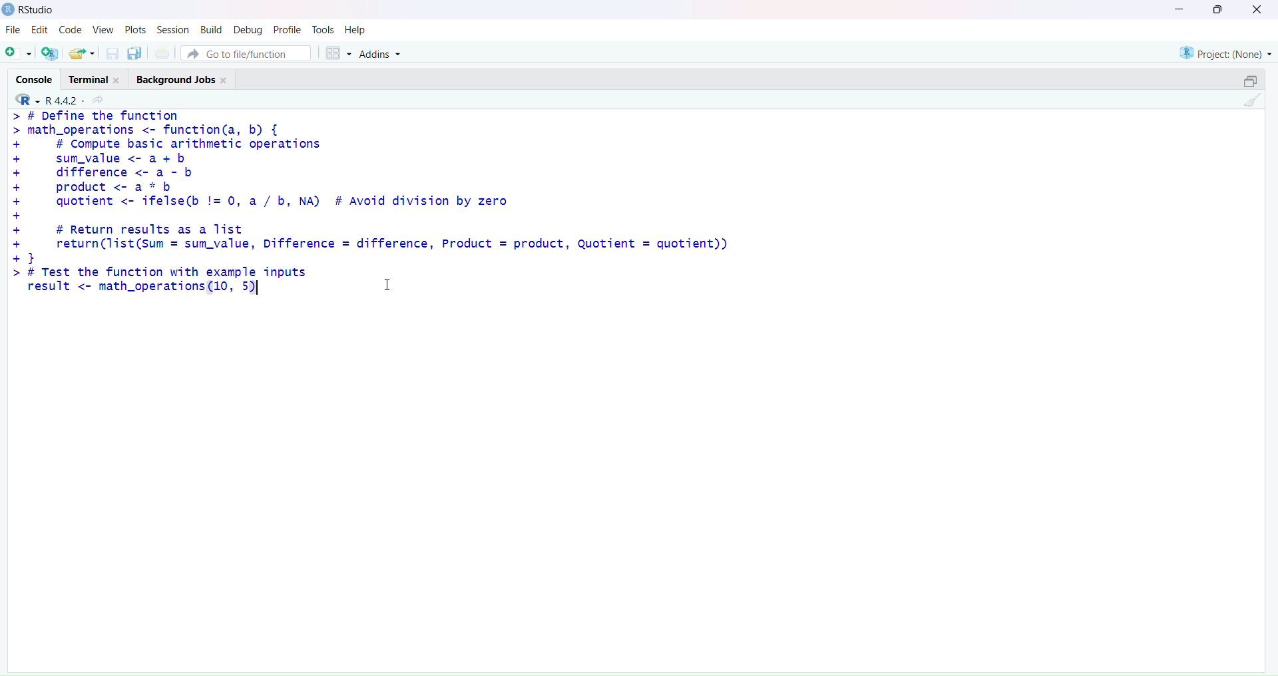 Image resolution: width=1278 pixels, height=676 pixels. What do you see at coordinates (336, 53) in the screenshot?
I see `Workspace panes` at bounding box center [336, 53].